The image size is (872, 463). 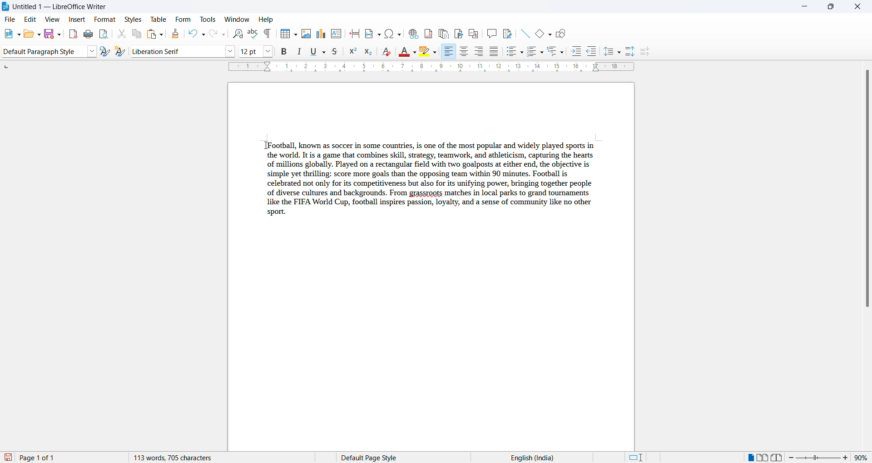 I want to click on toggle formatting marks, so click(x=268, y=34).